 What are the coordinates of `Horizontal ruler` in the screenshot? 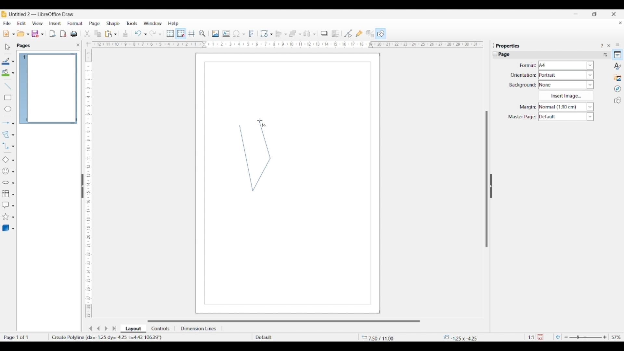 It's located at (285, 44).